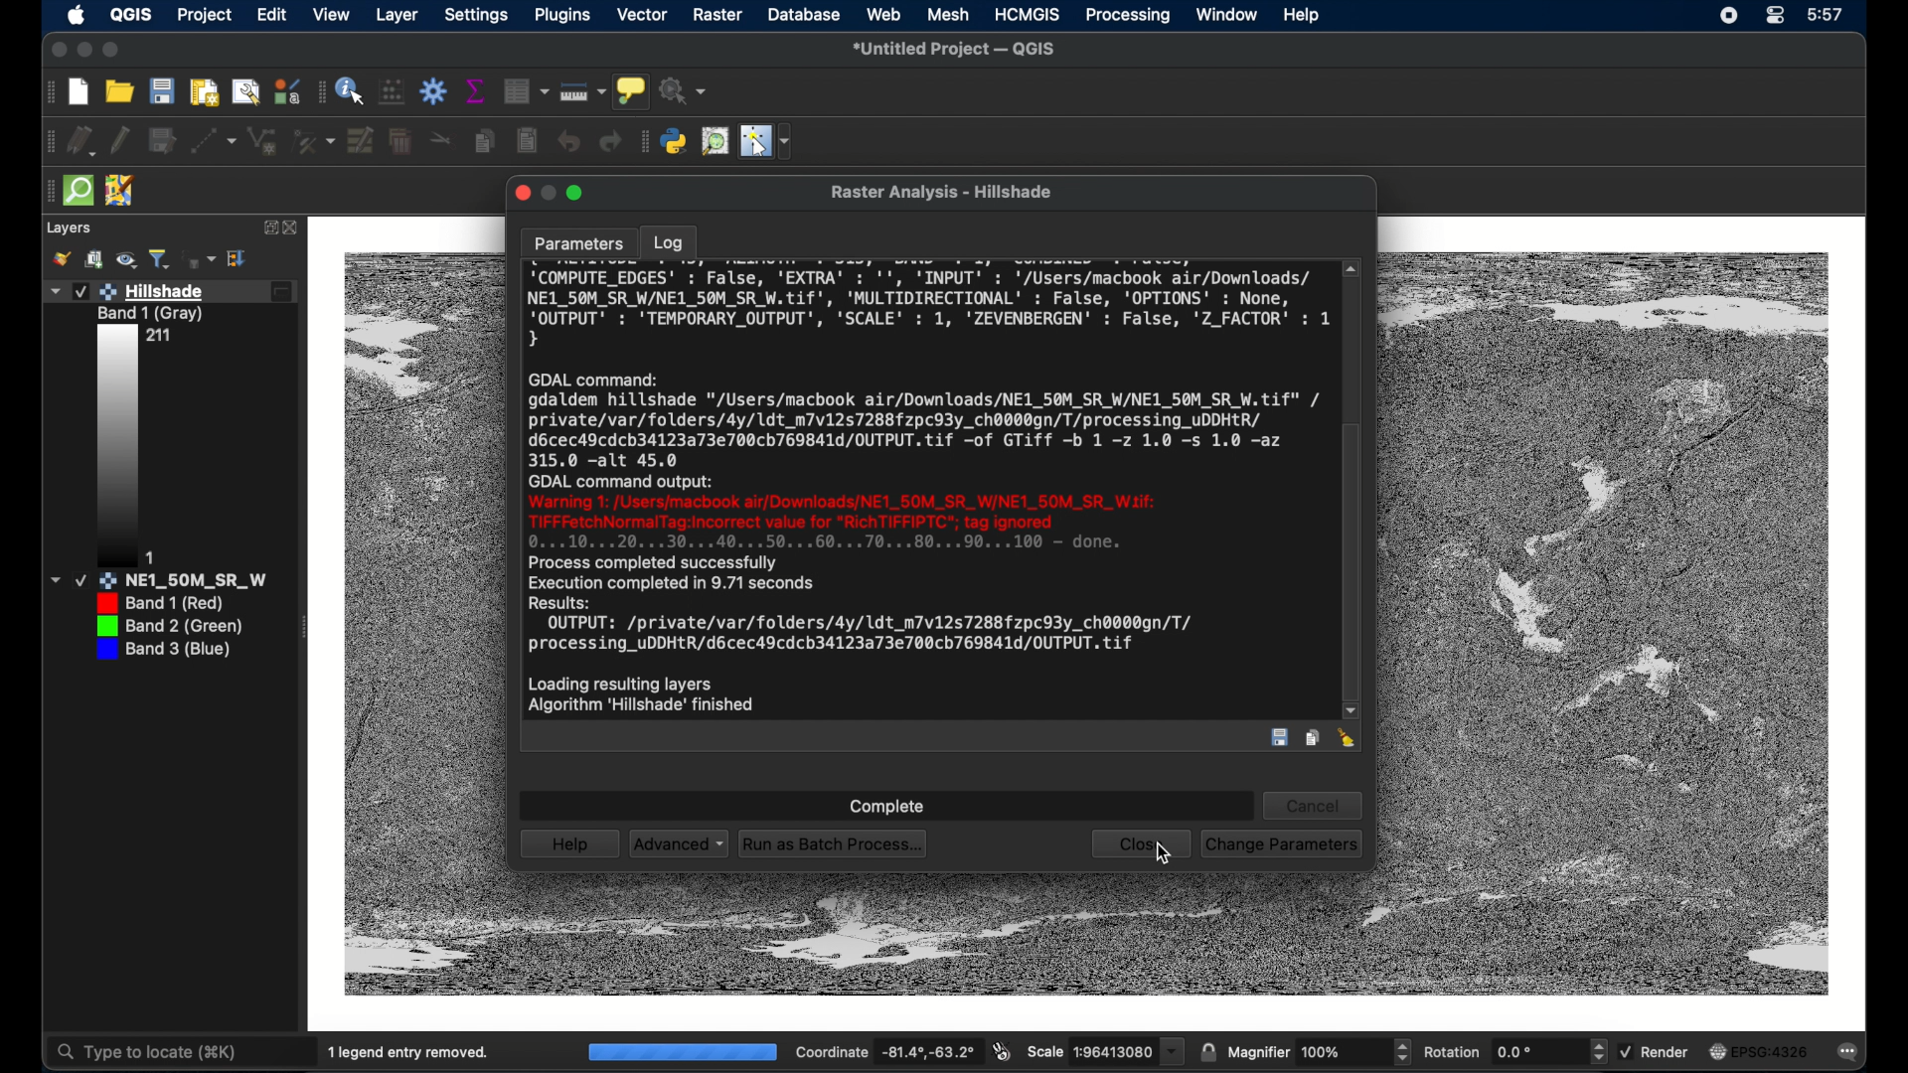 The width and height of the screenshot is (1908, 1073). What do you see at coordinates (205, 16) in the screenshot?
I see `project` at bounding box center [205, 16].